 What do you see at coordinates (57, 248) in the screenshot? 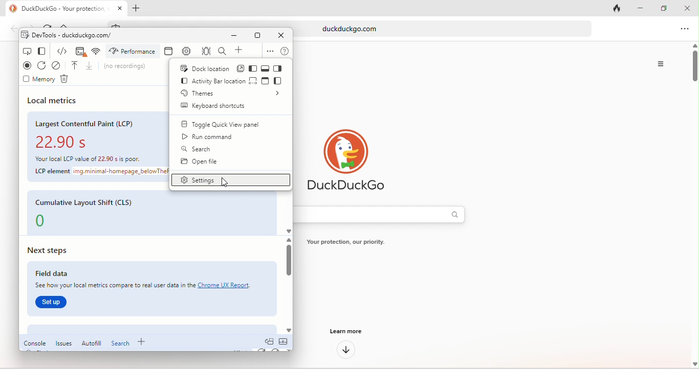
I see `next steps` at bounding box center [57, 248].